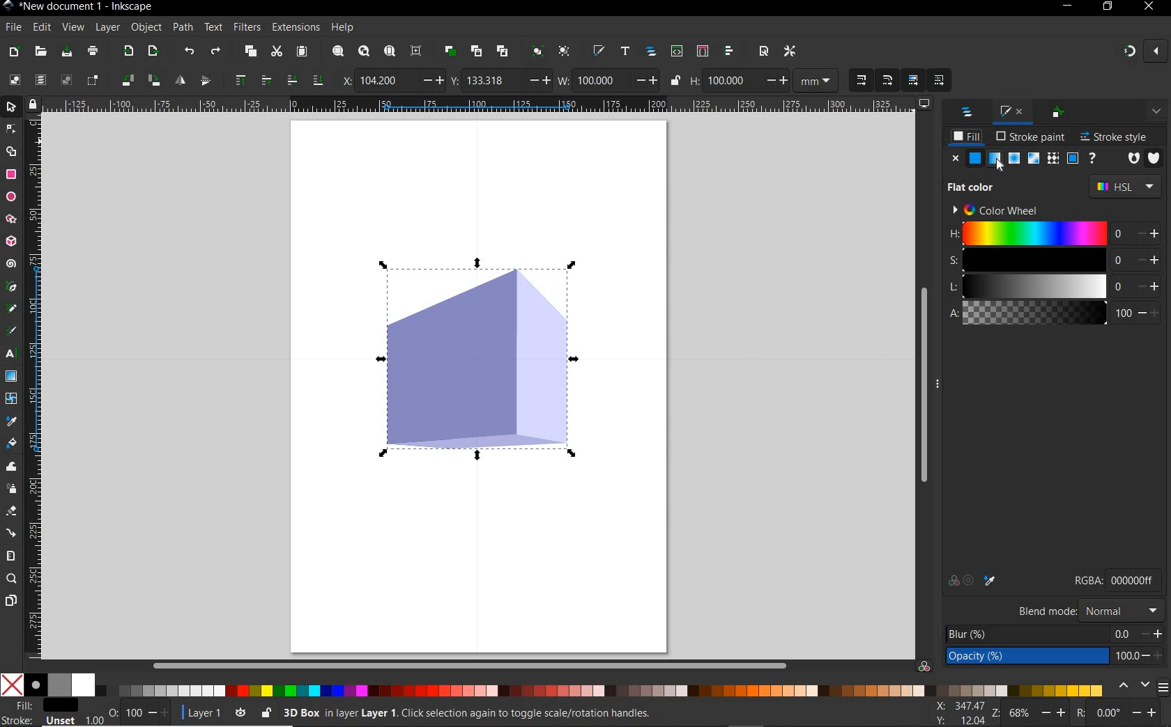  What do you see at coordinates (926, 103) in the screenshot?
I see `computer icon` at bounding box center [926, 103].